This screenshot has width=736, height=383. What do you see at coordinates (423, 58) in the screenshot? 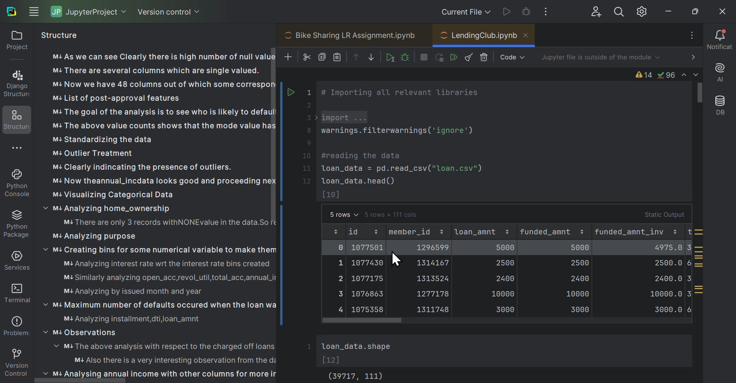
I see `Interrupt Kernel` at bounding box center [423, 58].